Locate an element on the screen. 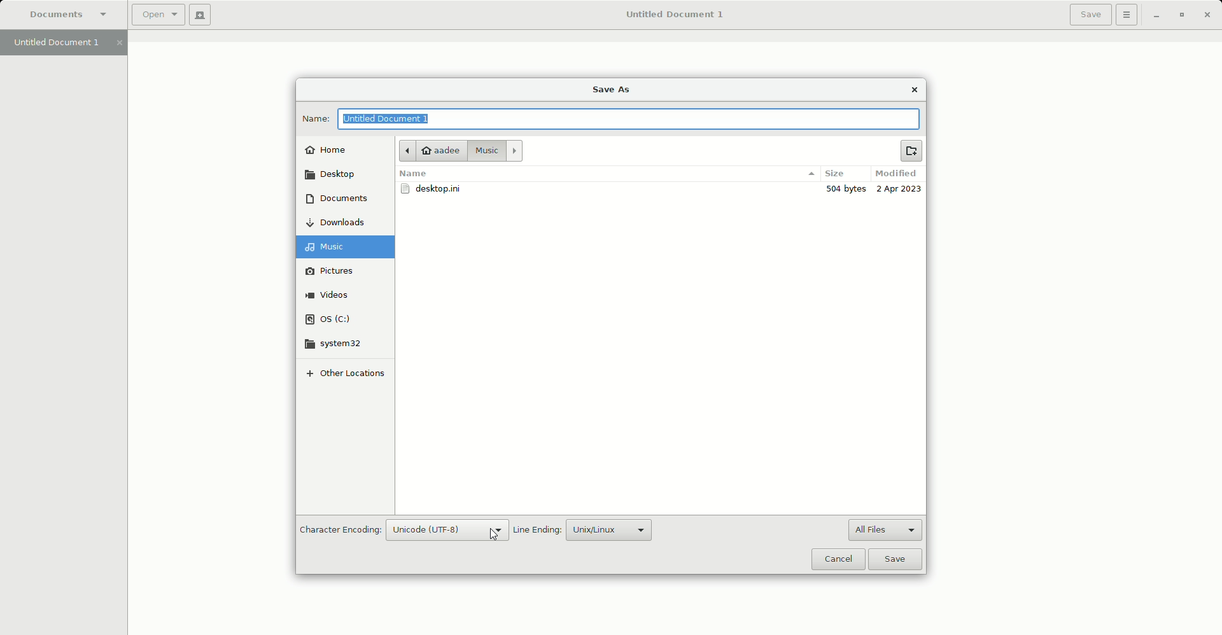 This screenshot has width=1222, height=635. Restore is located at coordinates (1181, 15).